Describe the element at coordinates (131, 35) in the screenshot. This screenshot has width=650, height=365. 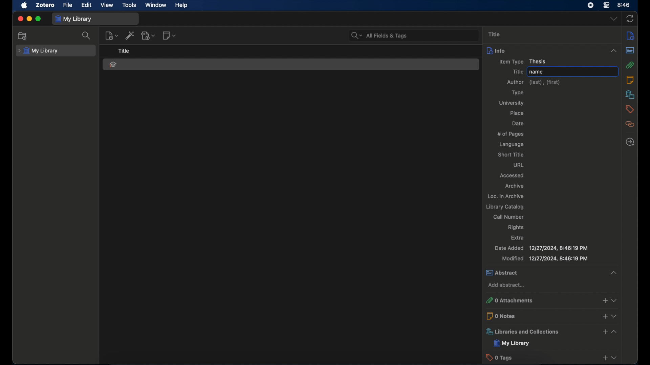
I see `add item by identifier` at that location.